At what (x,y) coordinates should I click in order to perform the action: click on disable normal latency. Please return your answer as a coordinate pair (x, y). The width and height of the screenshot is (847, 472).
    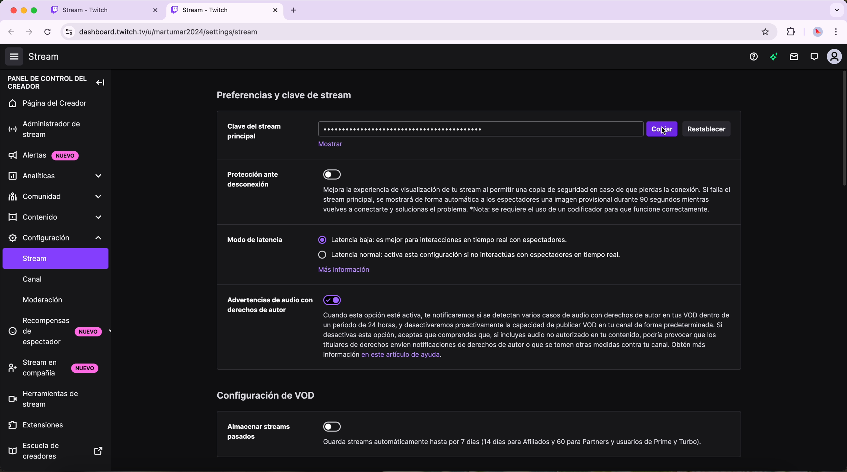
    Looking at the image, I should click on (470, 256).